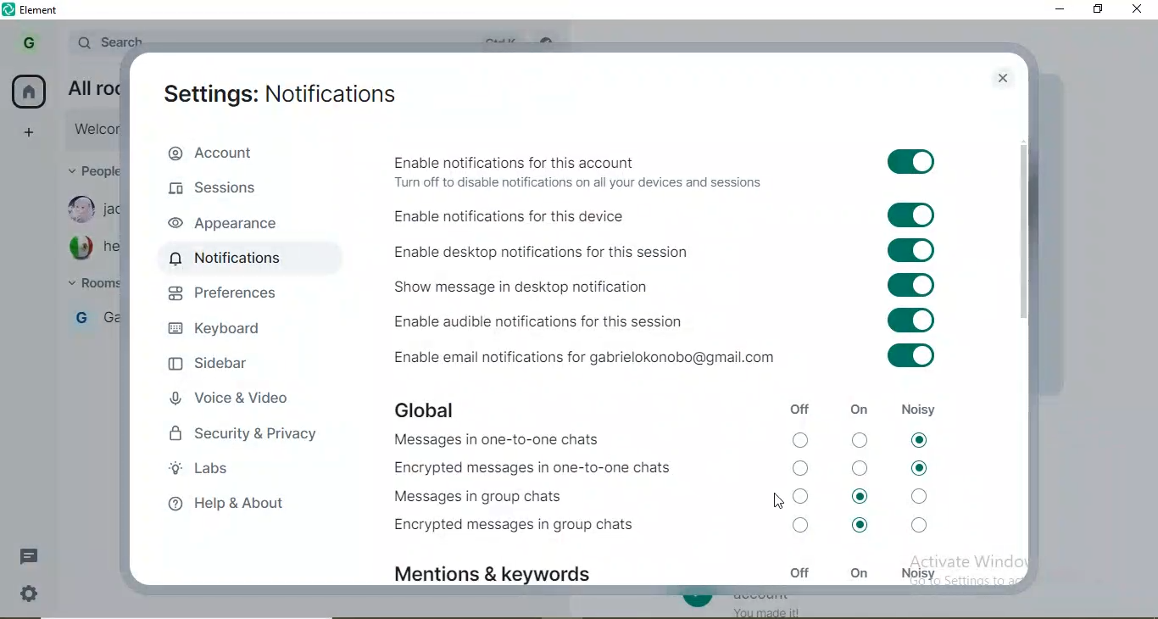  What do you see at coordinates (1099, 10) in the screenshot?
I see `restore` at bounding box center [1099, 10].